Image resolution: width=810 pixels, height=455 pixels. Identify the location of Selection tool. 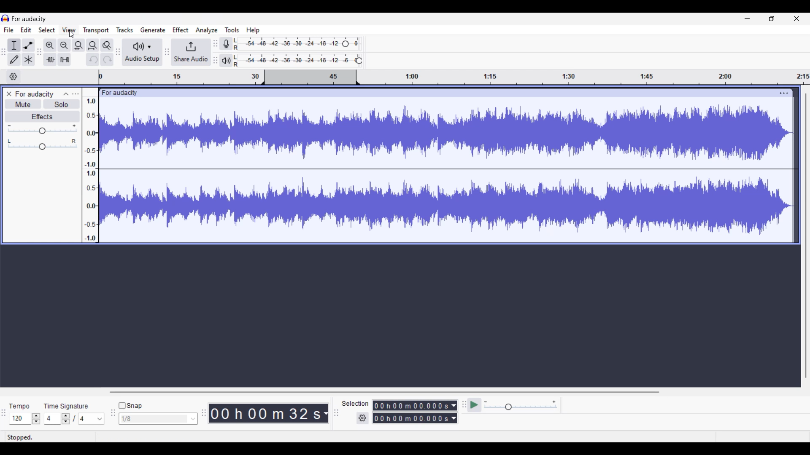
(14, 45).